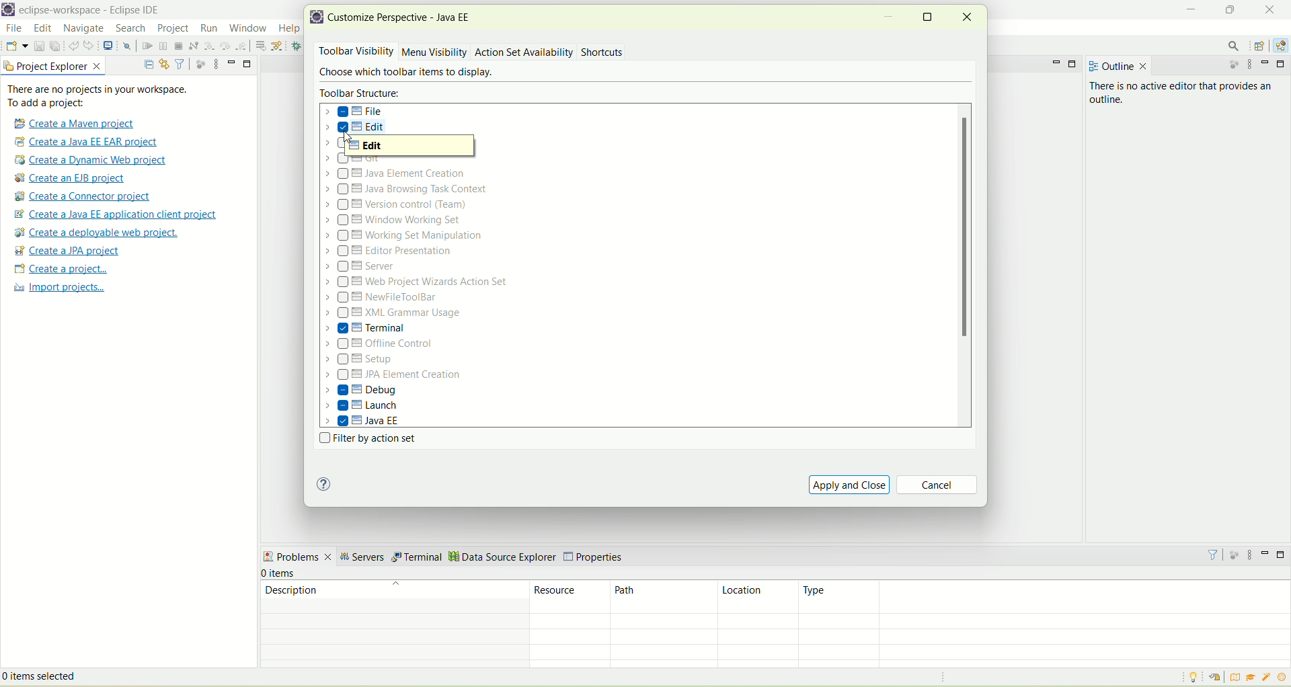 The height and width of the screenshot is (687, 1291). I want to click on redo, so click(89, 46).